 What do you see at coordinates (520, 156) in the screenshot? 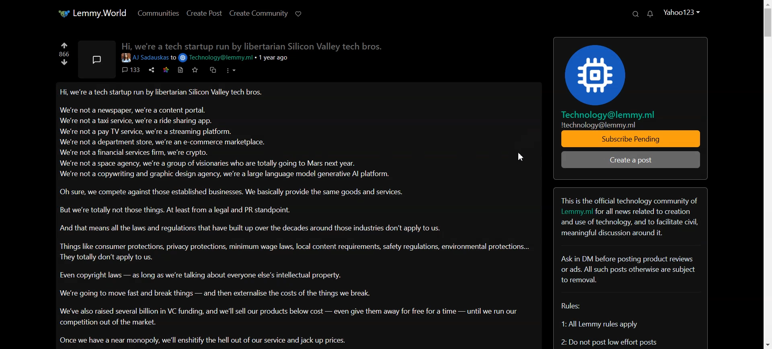
I see `Cursor` at bounding box center [520, 156].